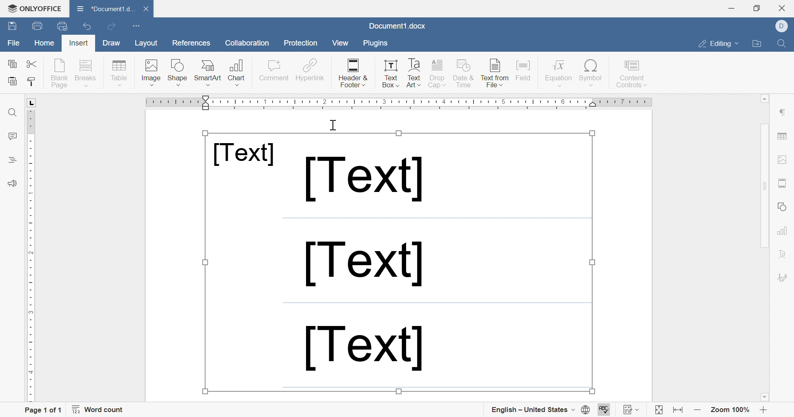 The height and width of the screenshot is (417, 794). I want to click on Date & time, so click(464, 74).